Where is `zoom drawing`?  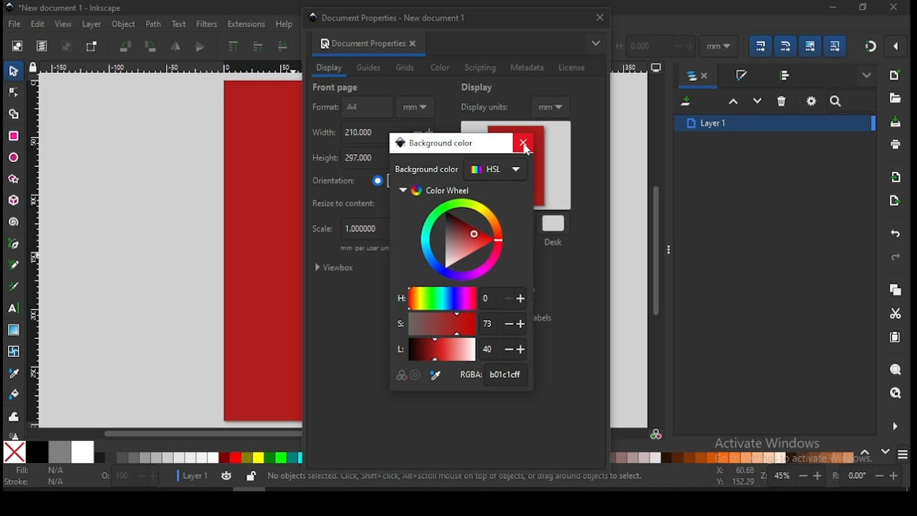
zoom drawing is located at coordinates (896, 394).